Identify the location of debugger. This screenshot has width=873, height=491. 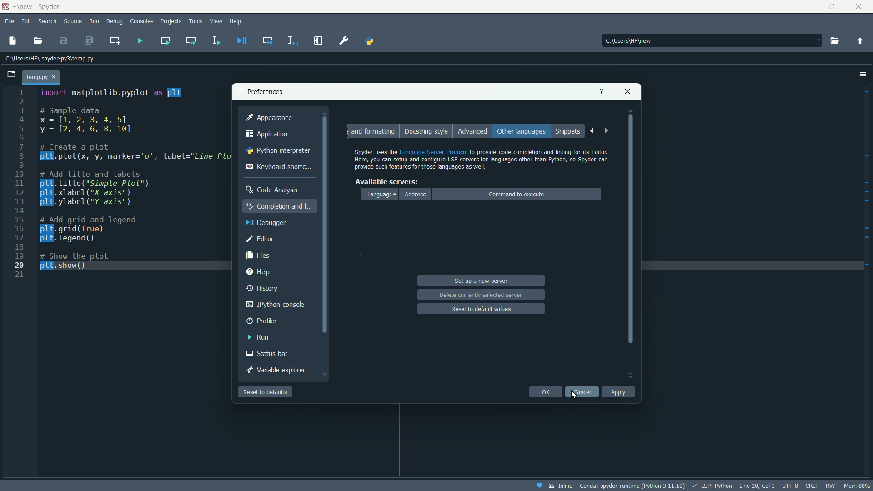
(264, 223).